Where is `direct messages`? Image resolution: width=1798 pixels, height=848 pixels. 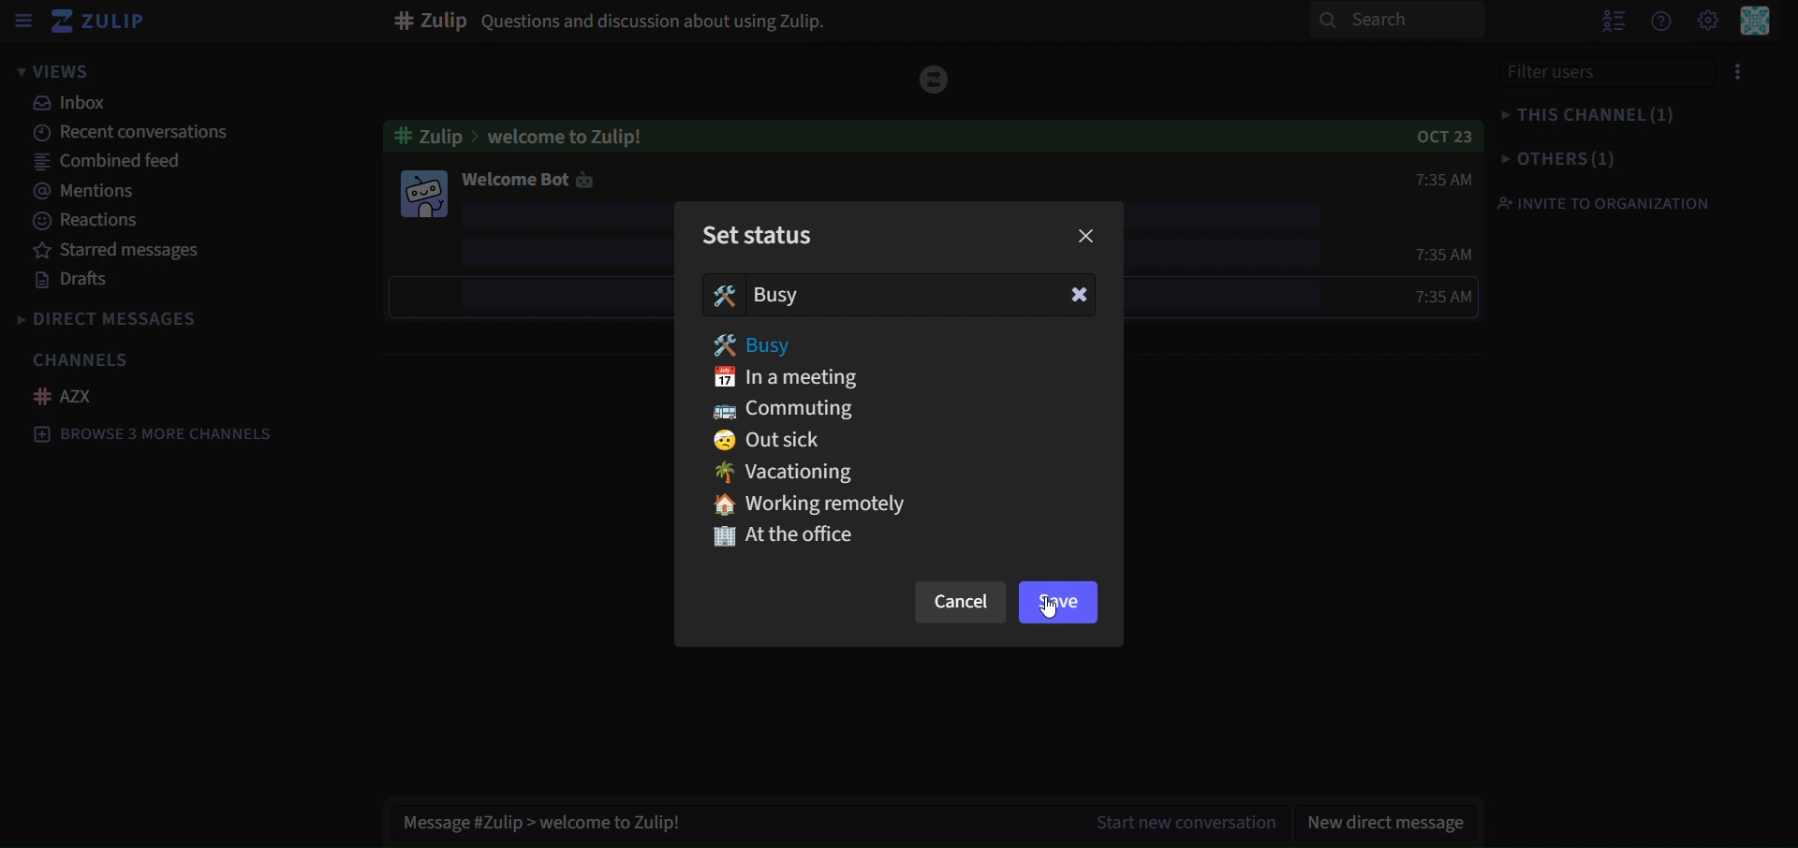
direct messages is located at coordinates (125, 318).